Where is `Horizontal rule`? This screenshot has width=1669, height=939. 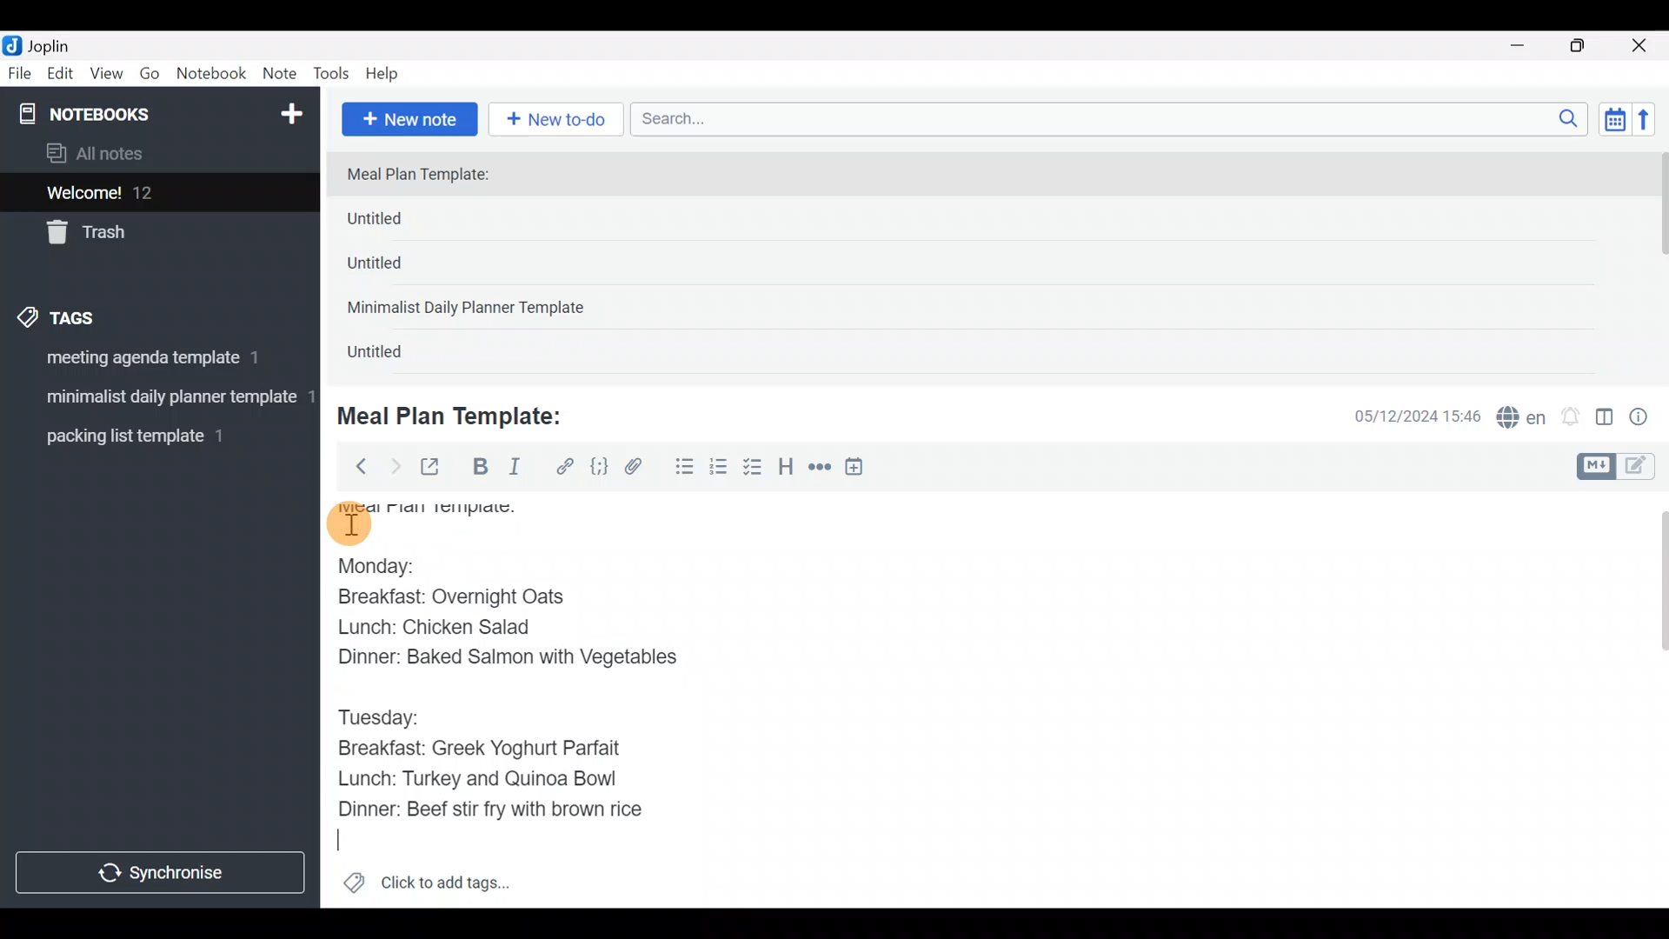
Horizontal rule is located at coordinates (820, 469).